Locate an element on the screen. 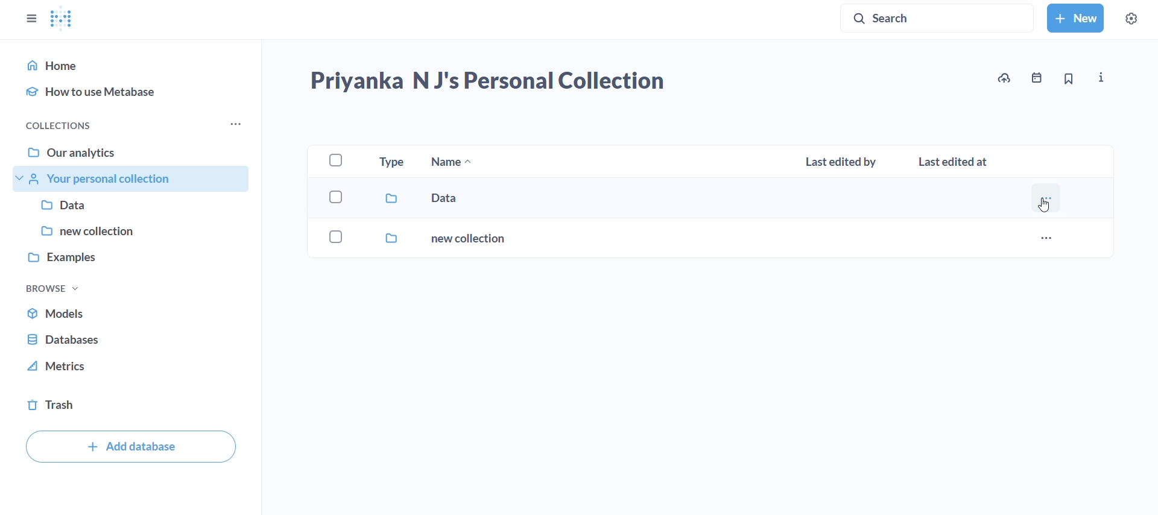  checkbox is located at coordinates (335, 160).